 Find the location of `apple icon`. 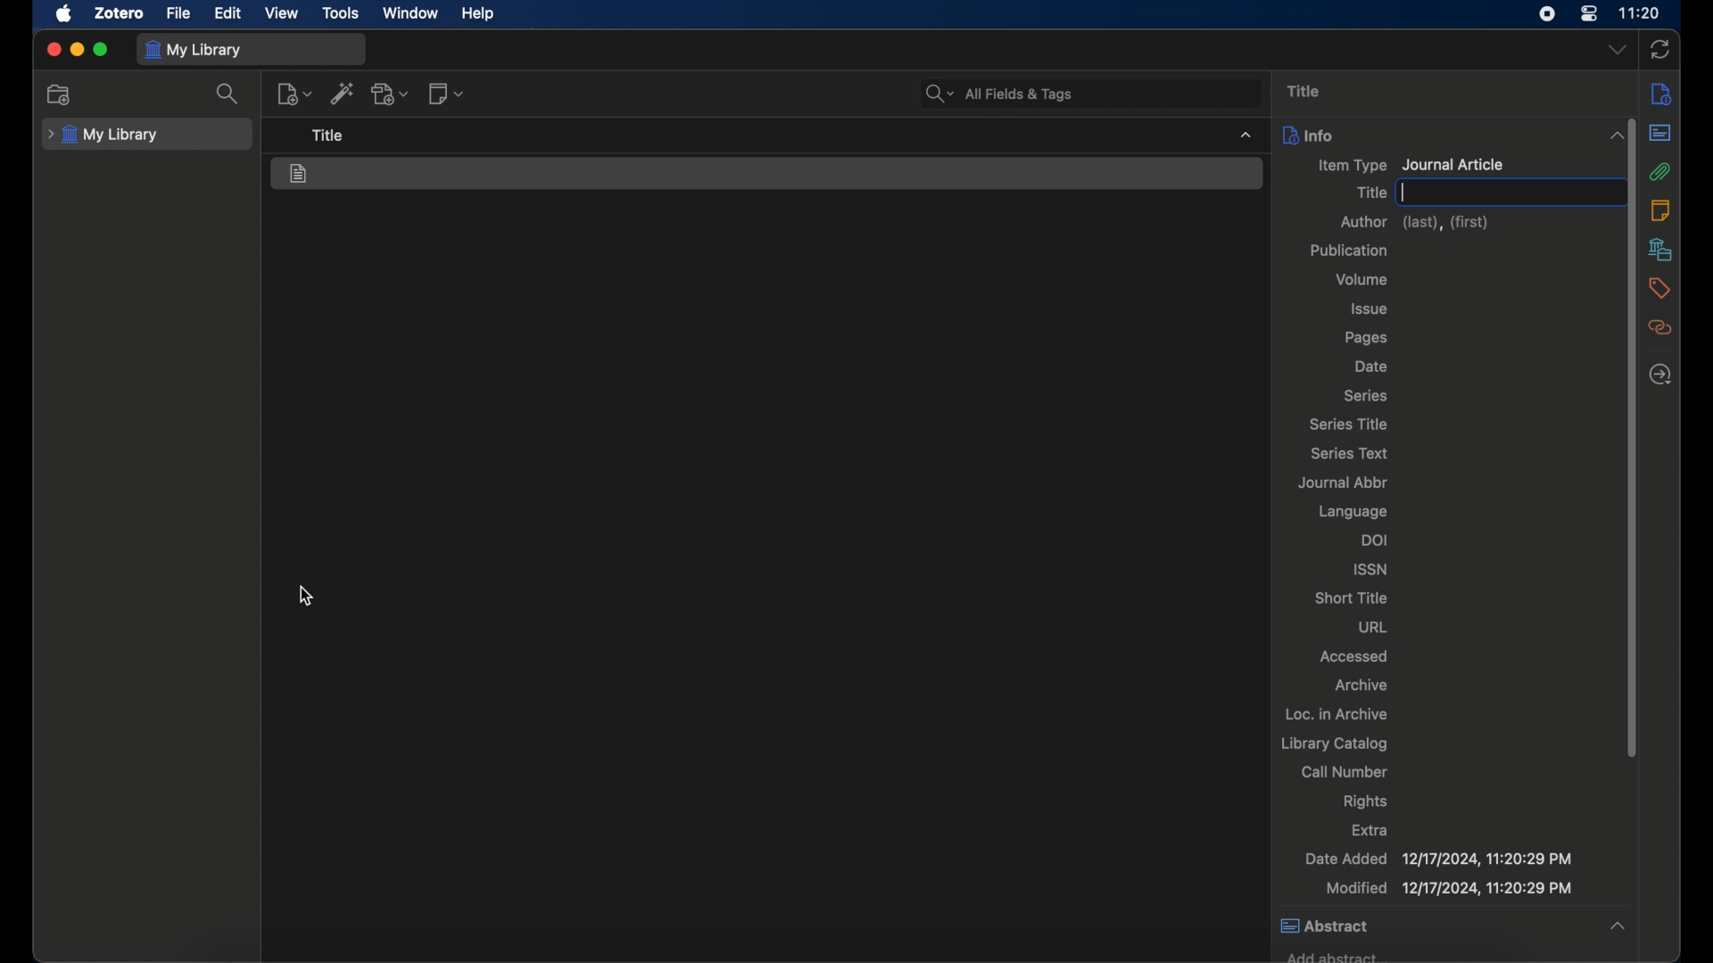

apple icon is located at coordinates (64, 14).